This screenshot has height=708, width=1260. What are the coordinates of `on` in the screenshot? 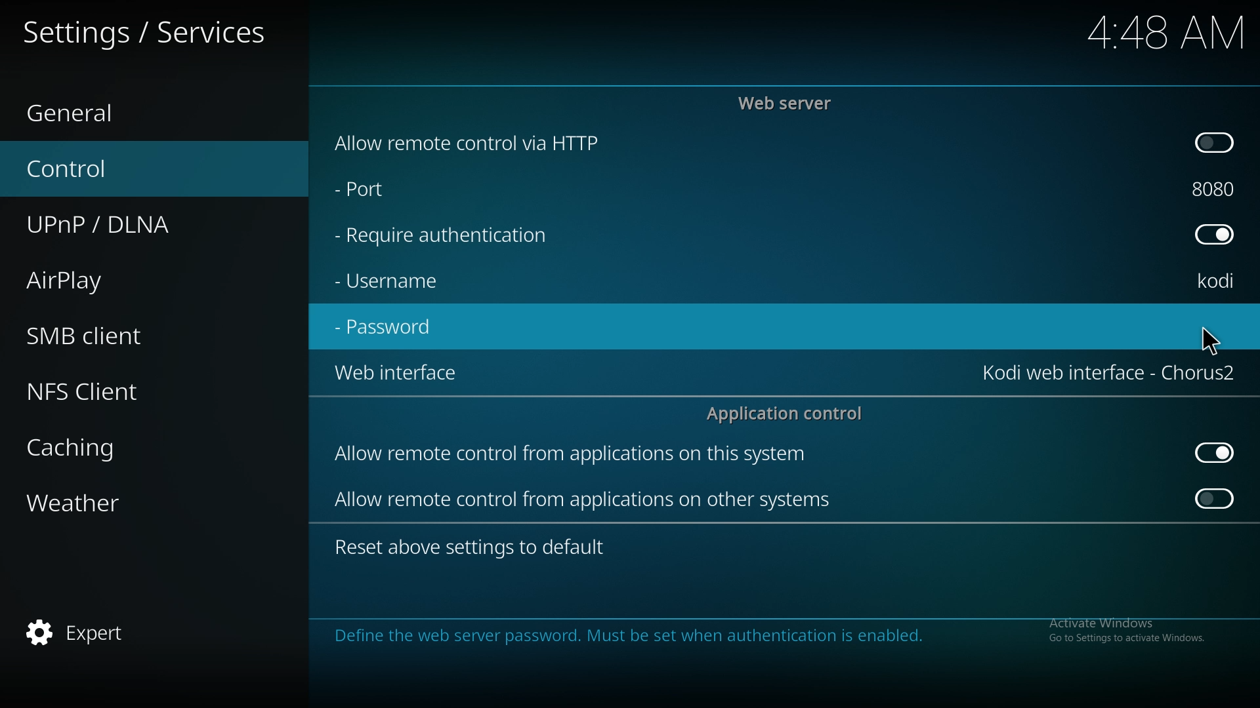 It's located at (1215, 501).